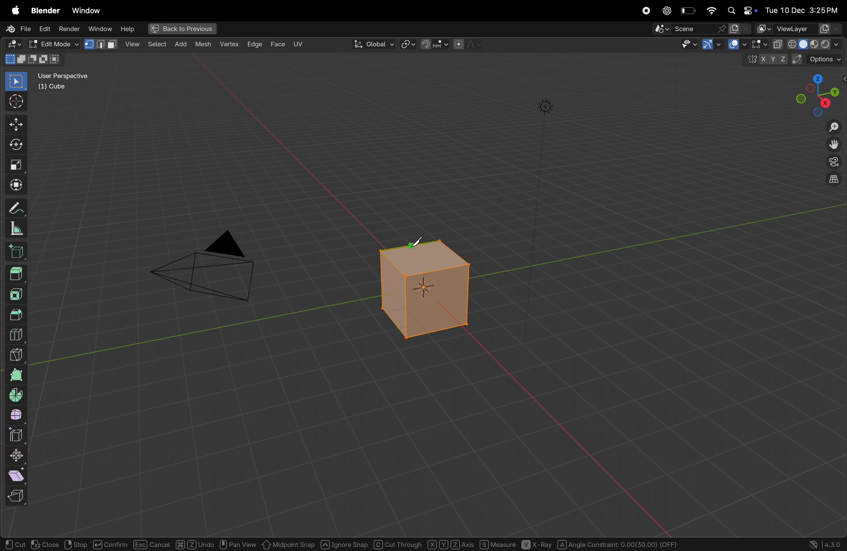 Image resolution: width=847 pixels, height=551 pixels. Describe the element at coordinates (75, 544) in the screenshot. I see `Stop` at that location.